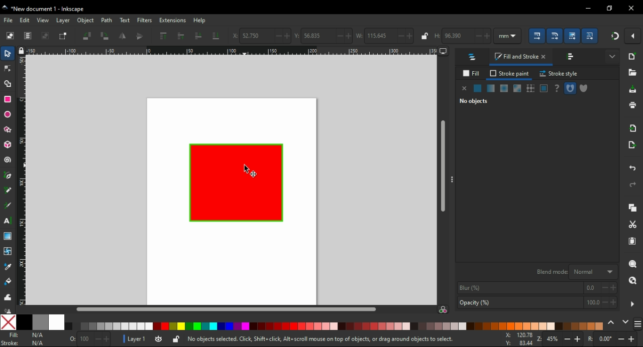  What do you see at coordinates (322, 339) in the screenshot?
I see `no objects selected` at bounding box center [322, 339].